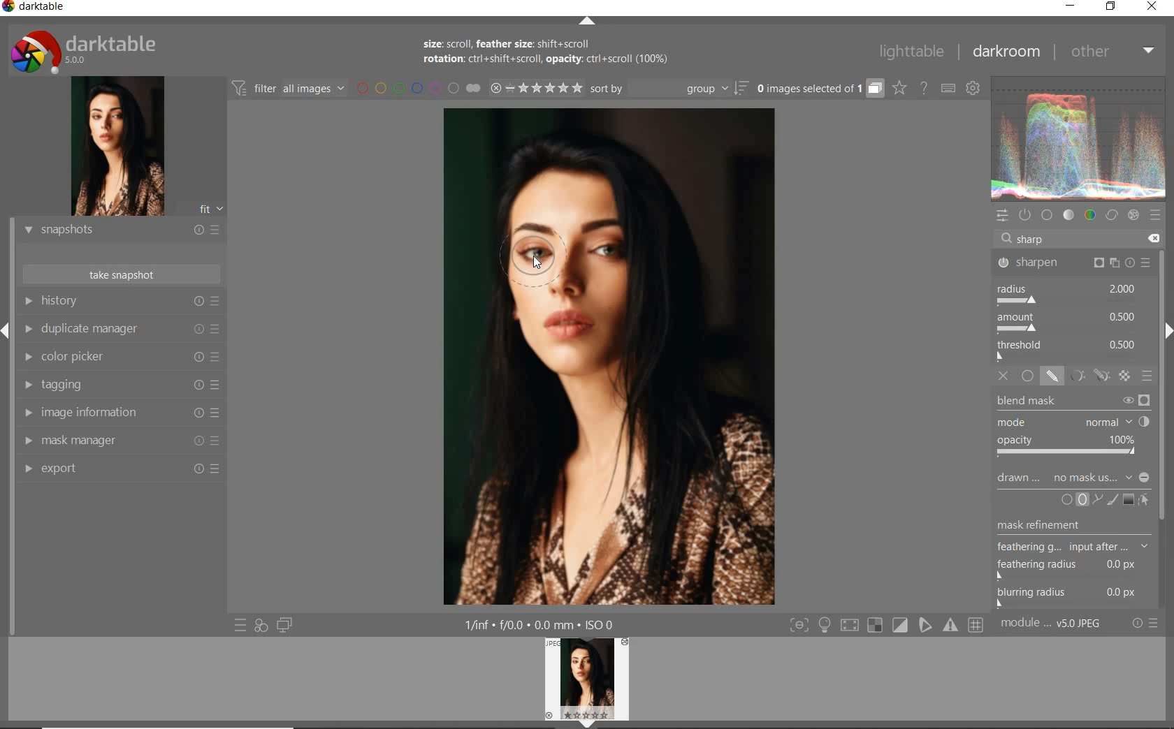 This screenshot has width=1174, height=729. I want to click on blurring radius, so click(1068, 597).